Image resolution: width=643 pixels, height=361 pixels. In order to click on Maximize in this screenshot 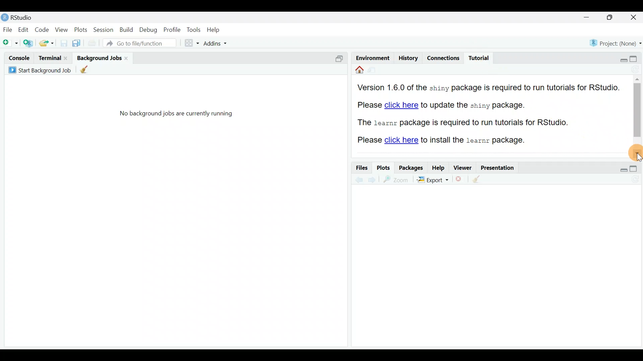, I will do `click(635, 58)`.